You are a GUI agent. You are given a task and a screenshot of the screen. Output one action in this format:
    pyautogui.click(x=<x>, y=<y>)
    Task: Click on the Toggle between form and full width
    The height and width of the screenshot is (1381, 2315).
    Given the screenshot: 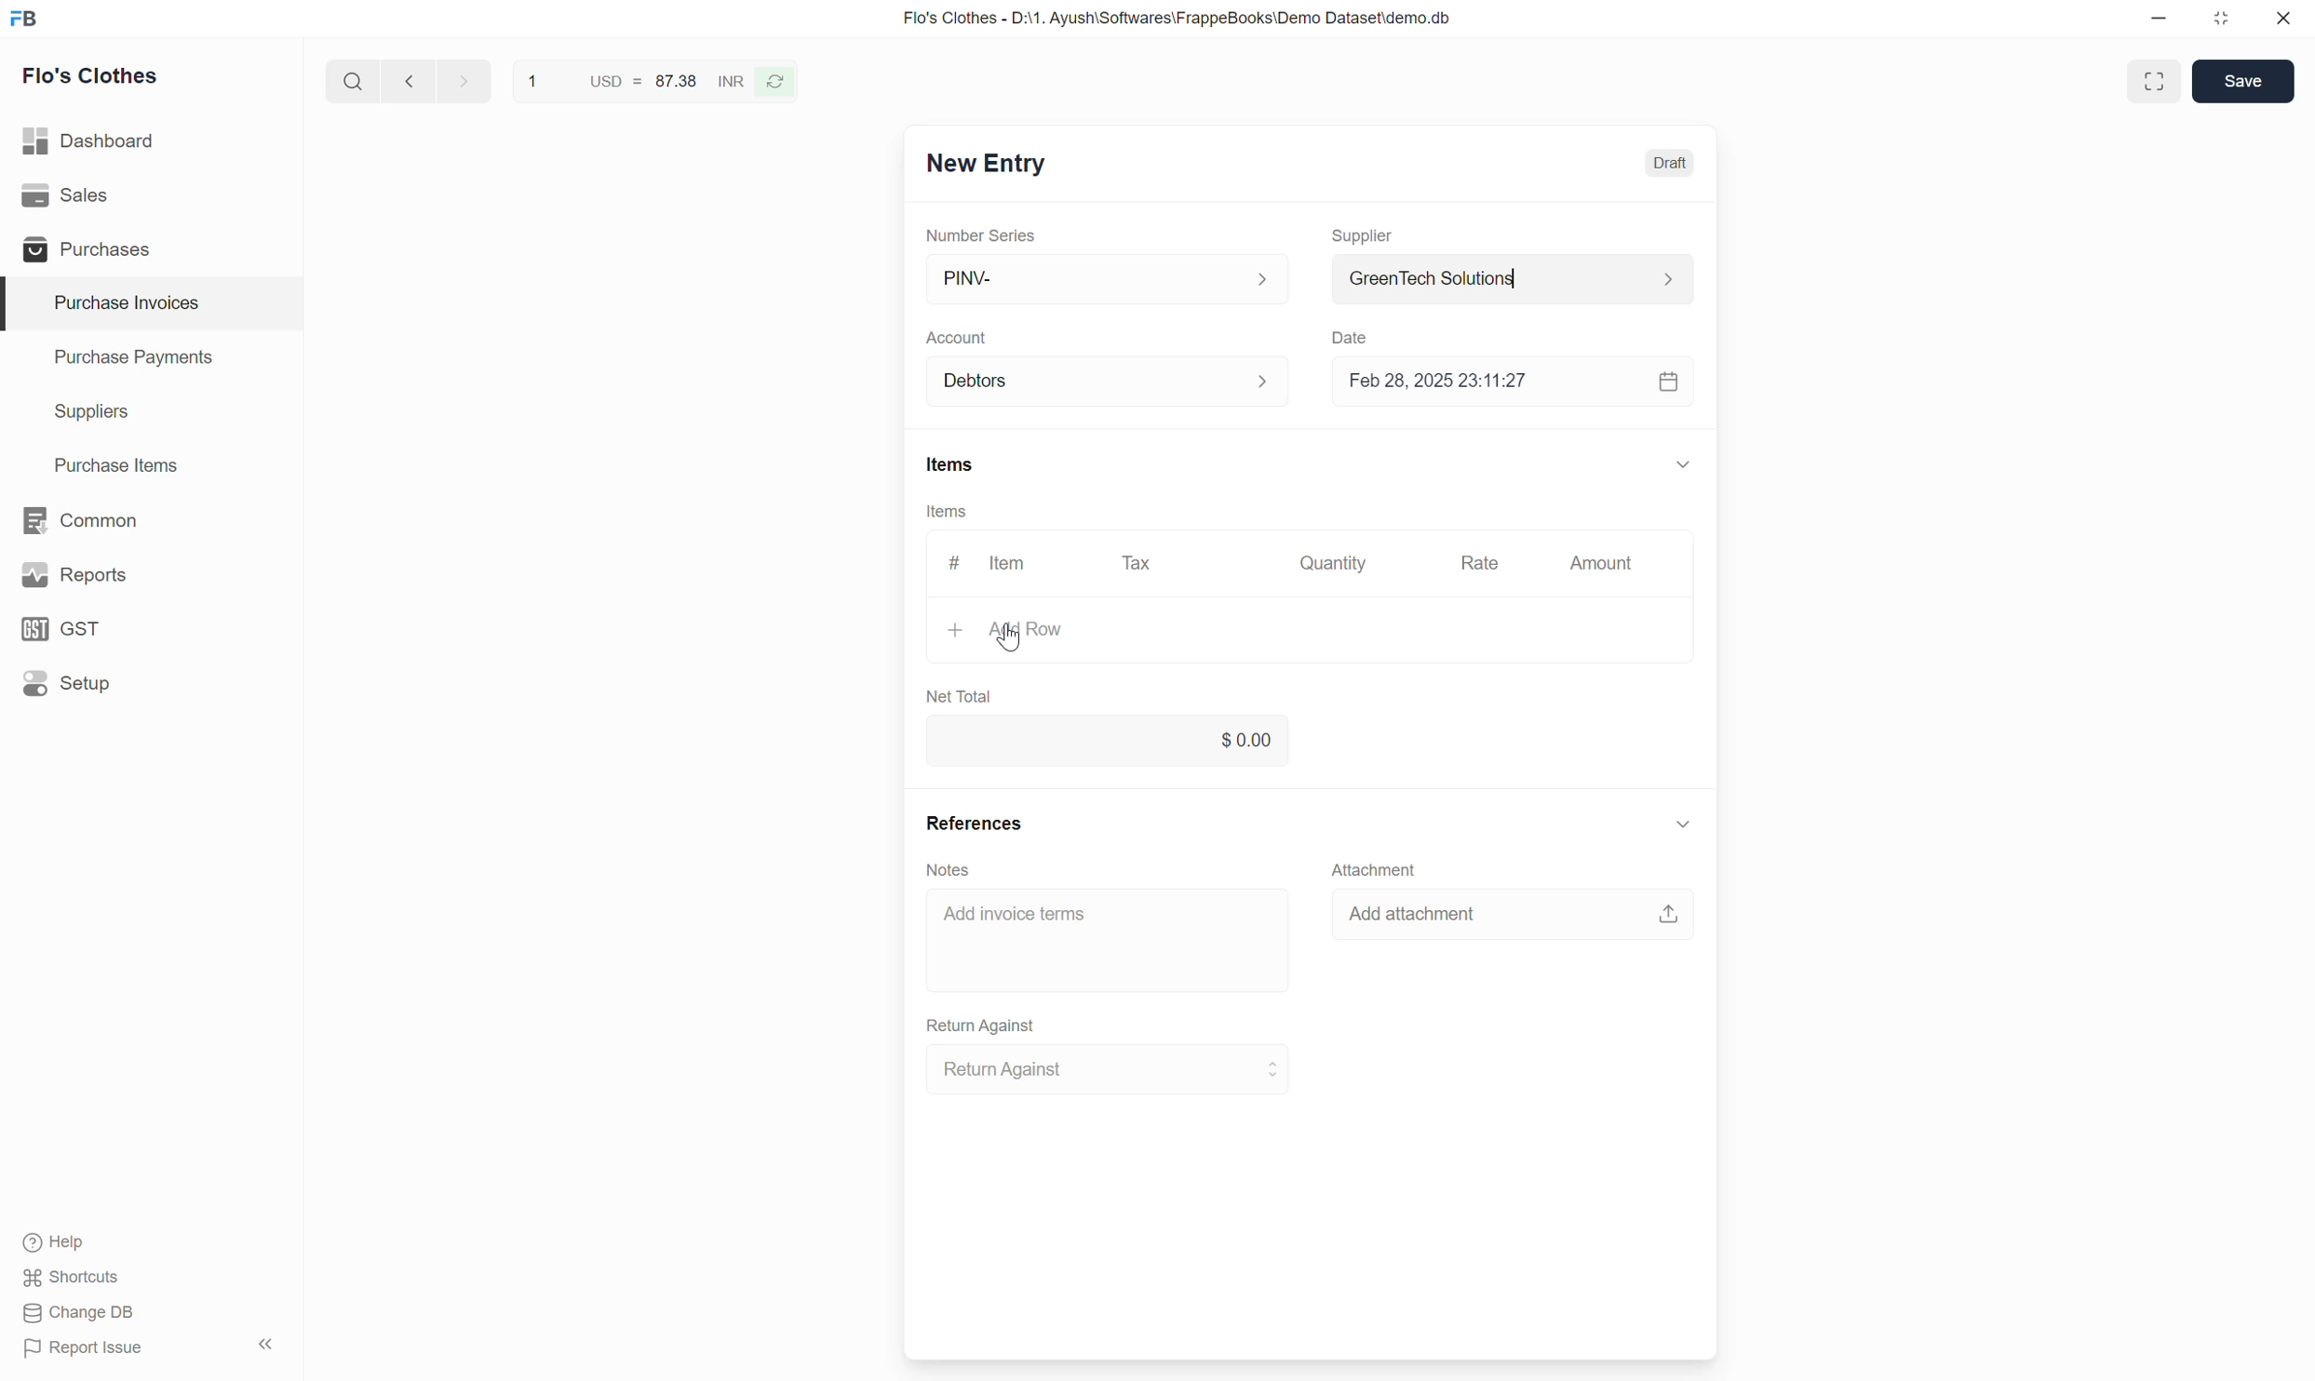 What is the action you would take?
    pyautogui.click(x=2155, y=81)
    